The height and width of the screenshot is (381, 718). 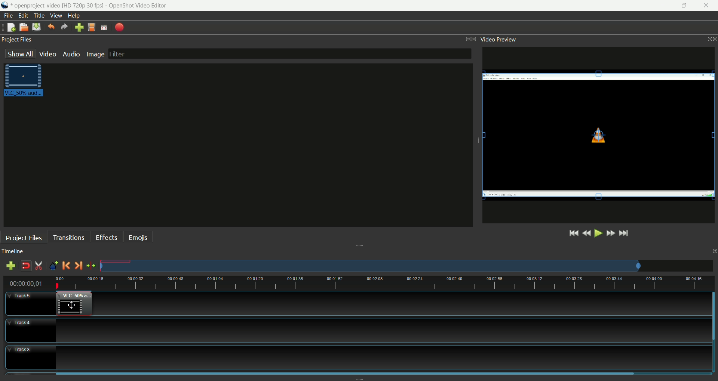 What do you see at coordinates (30, 358) in the screenshot?
I see `track3` at bounding box center [30, 358].